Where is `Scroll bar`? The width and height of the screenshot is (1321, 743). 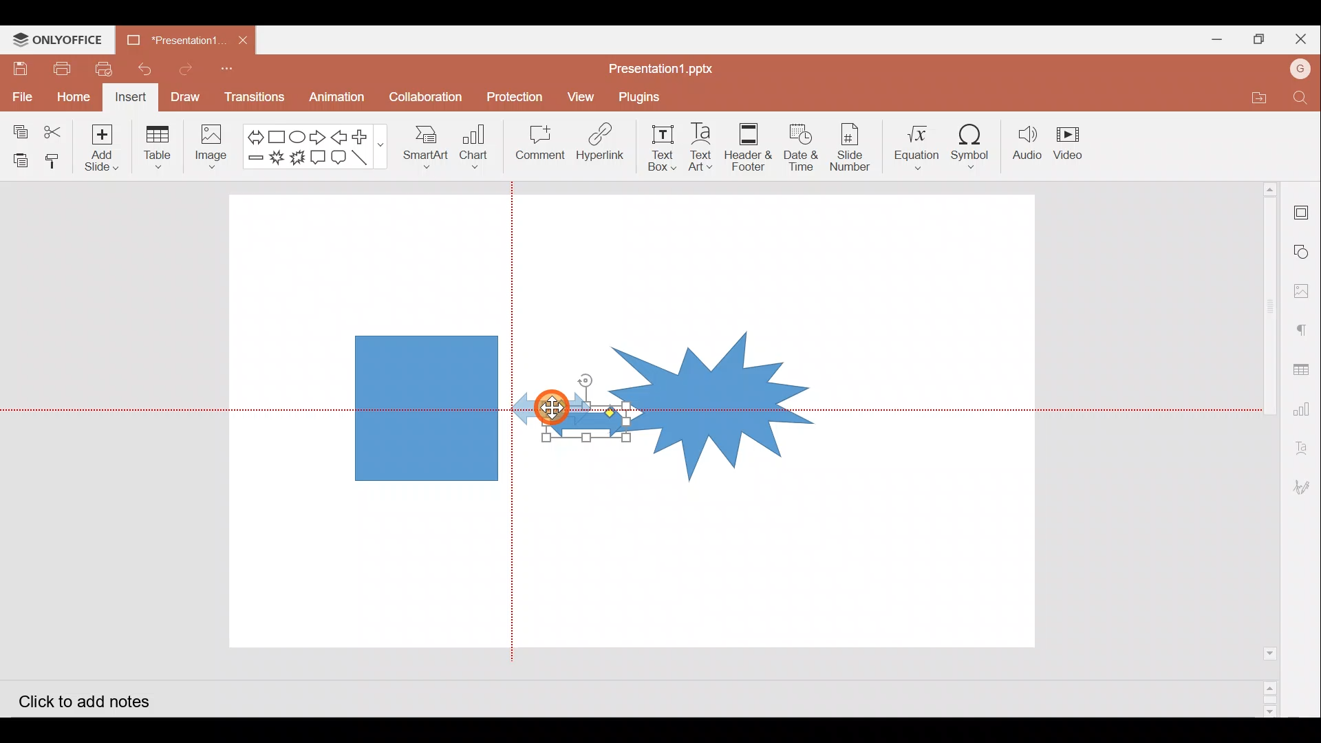 Scroll bar is located at coordinates (1264, 449).